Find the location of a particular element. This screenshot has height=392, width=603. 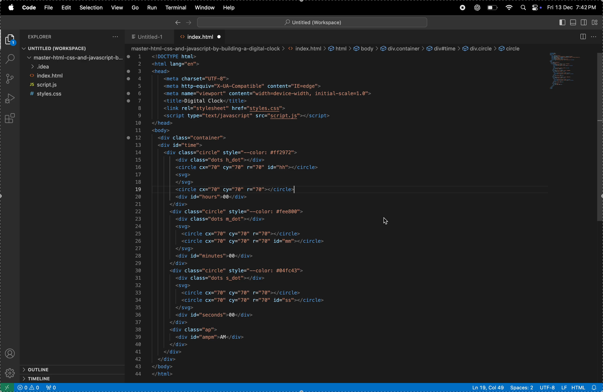

date and time is located at coordinates (572, 7).